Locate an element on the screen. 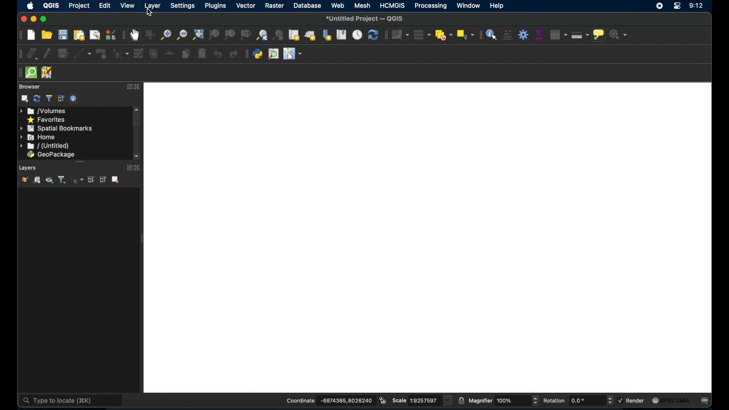 The image size is (729, 410). untitled is located at coordinates (45, 146).